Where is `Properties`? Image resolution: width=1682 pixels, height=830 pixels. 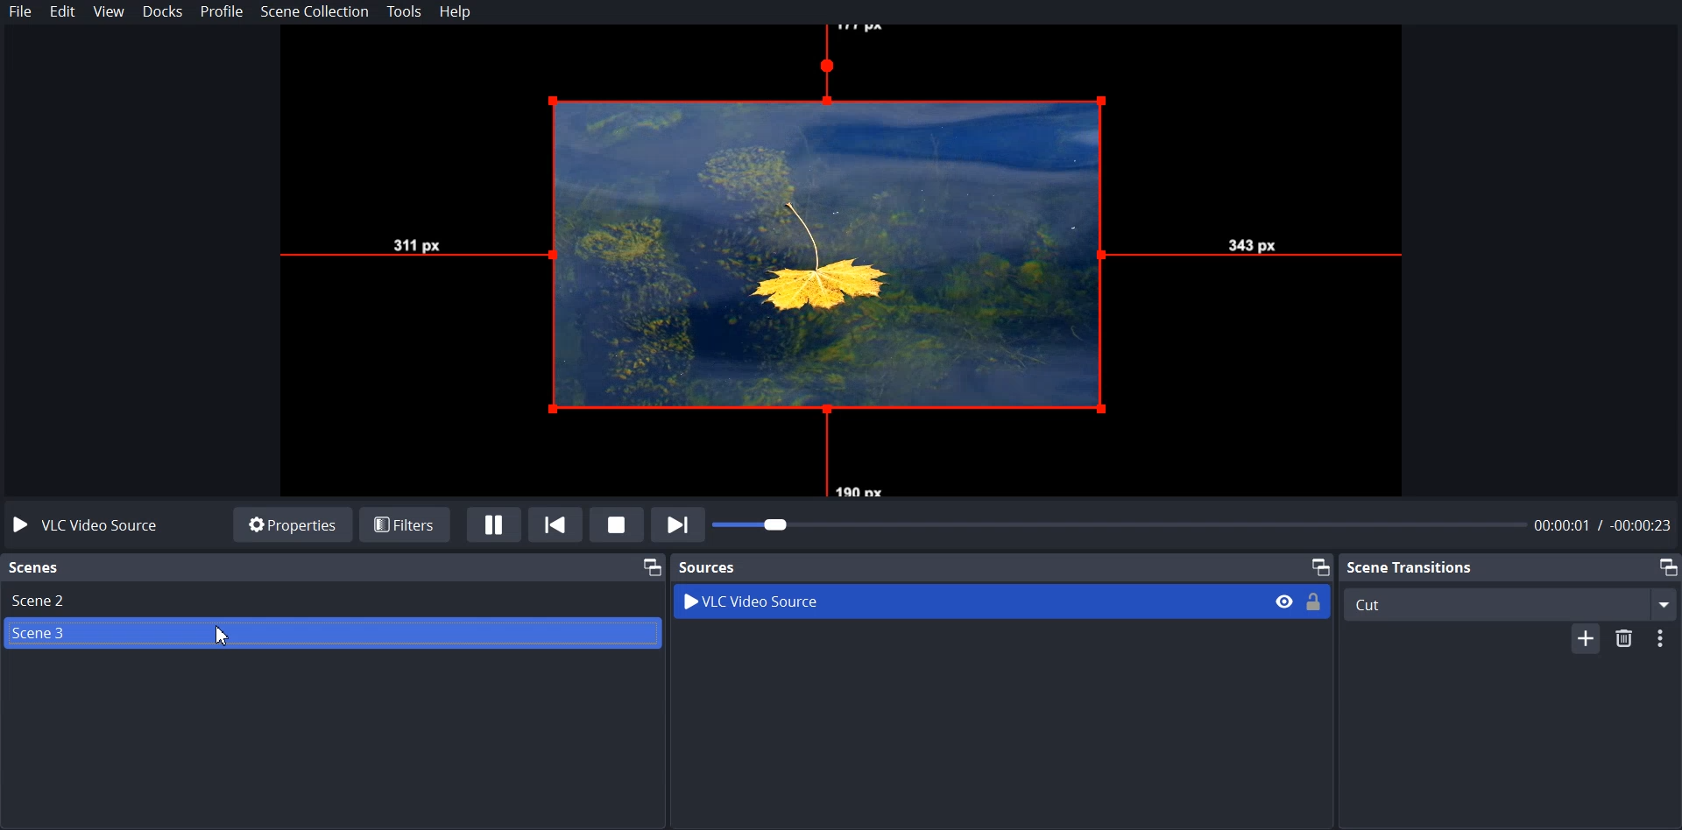 Properties is located at coordinates (292, 524).